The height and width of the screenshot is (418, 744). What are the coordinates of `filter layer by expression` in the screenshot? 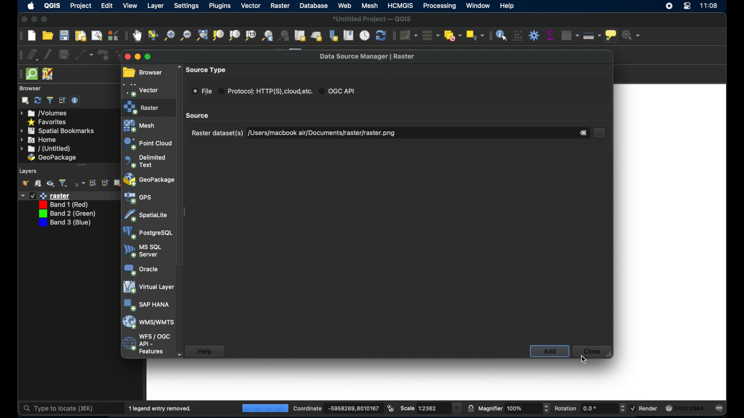 It's located at (79, 183).